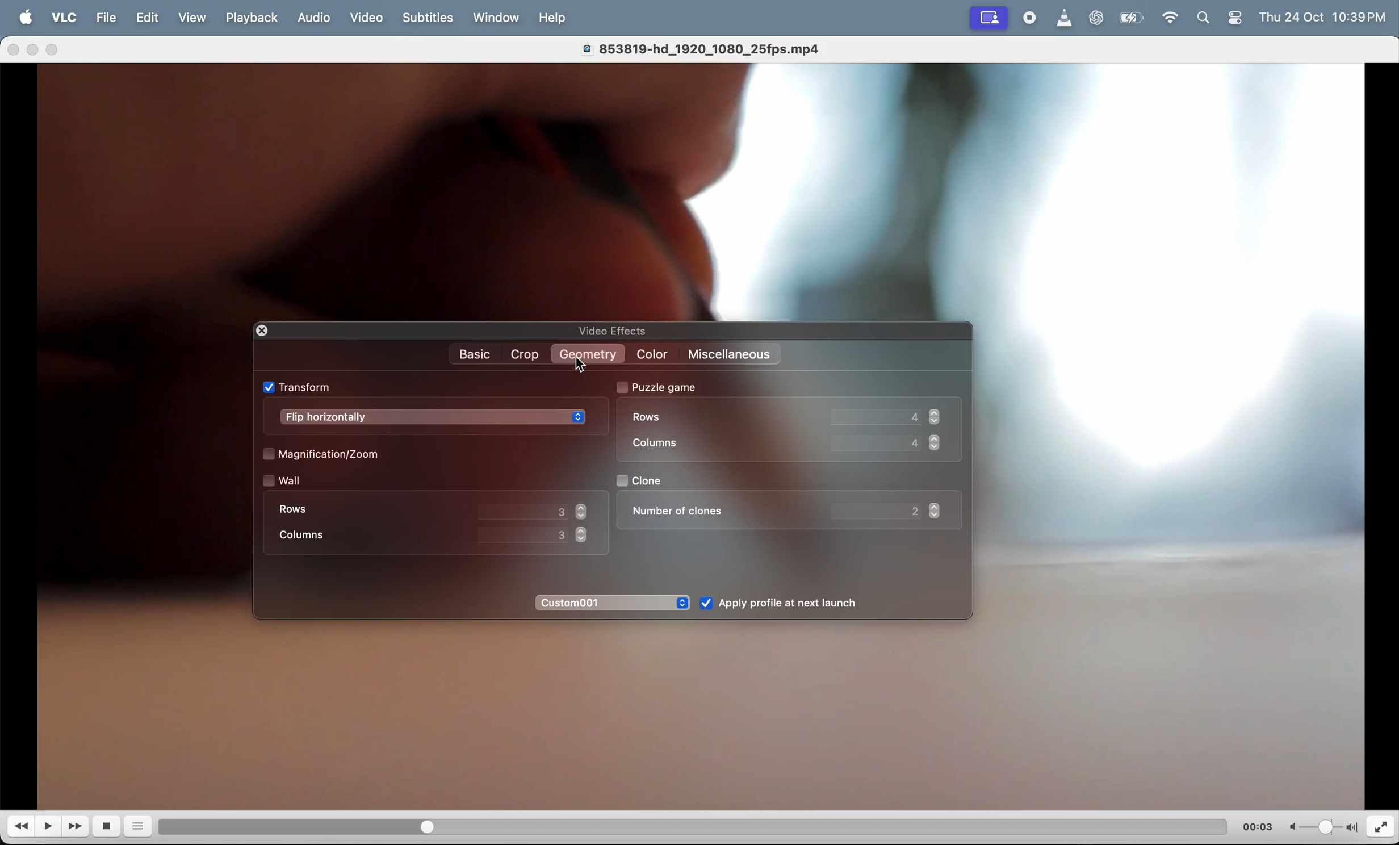 The image size is (1399, 845). I want to click on closing window, so click(266, 332).